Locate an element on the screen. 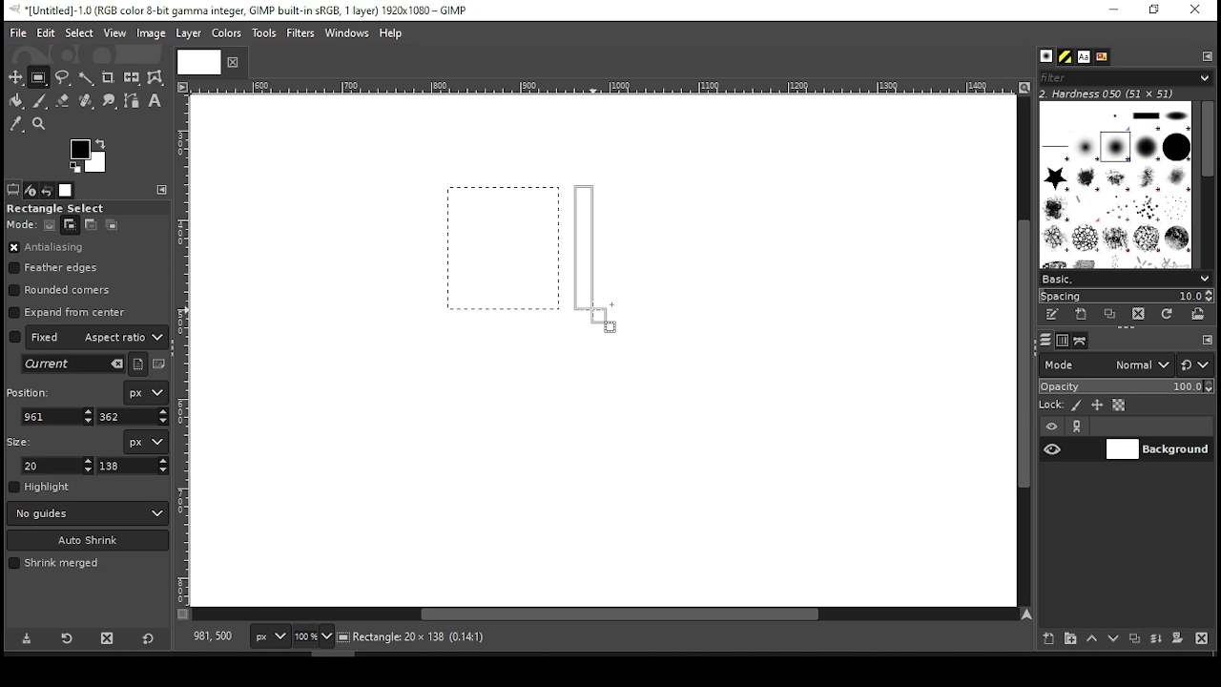 The image size is (1221, 687). images is located at coordinates (67, 191).